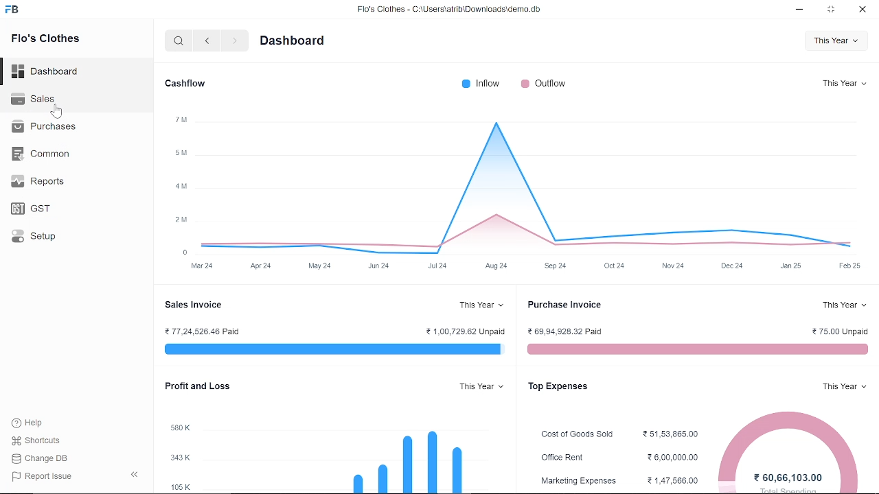  I want to click on 580K, so click(176, 427).